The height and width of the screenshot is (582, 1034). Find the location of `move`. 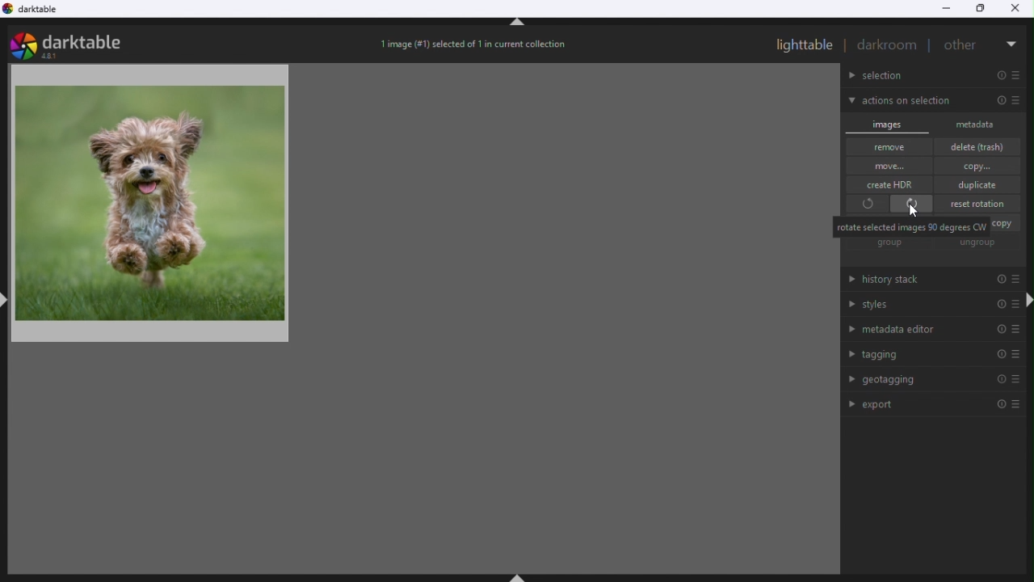

move is located at coordinates (889, 166).